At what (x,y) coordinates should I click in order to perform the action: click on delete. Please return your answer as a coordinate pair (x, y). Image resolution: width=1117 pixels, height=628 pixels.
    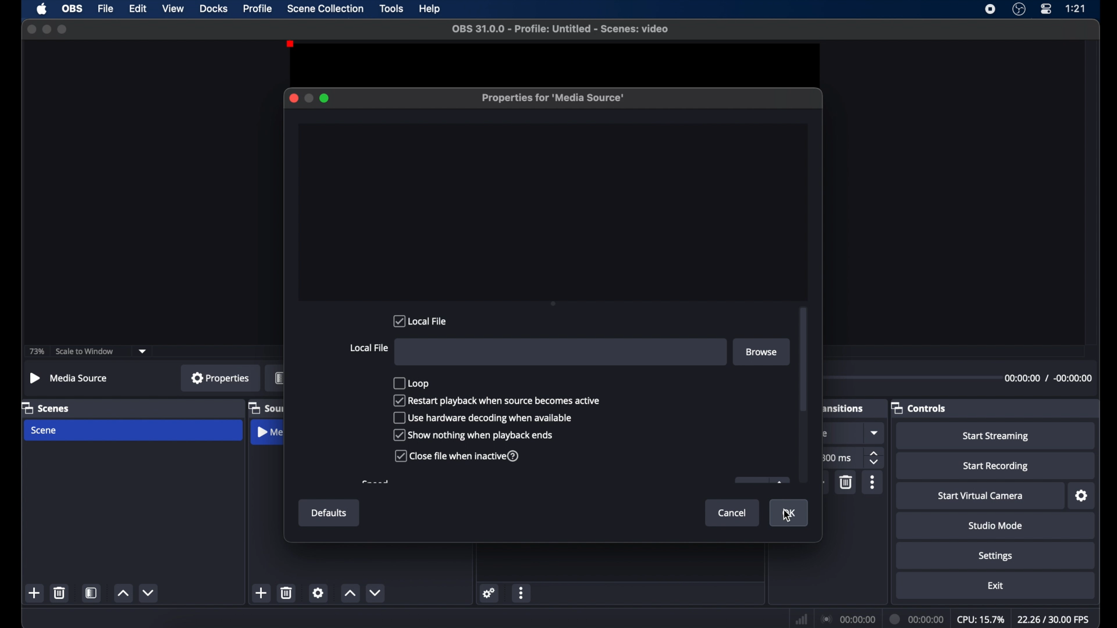
    Looking at the image, I should click on (286, 592).